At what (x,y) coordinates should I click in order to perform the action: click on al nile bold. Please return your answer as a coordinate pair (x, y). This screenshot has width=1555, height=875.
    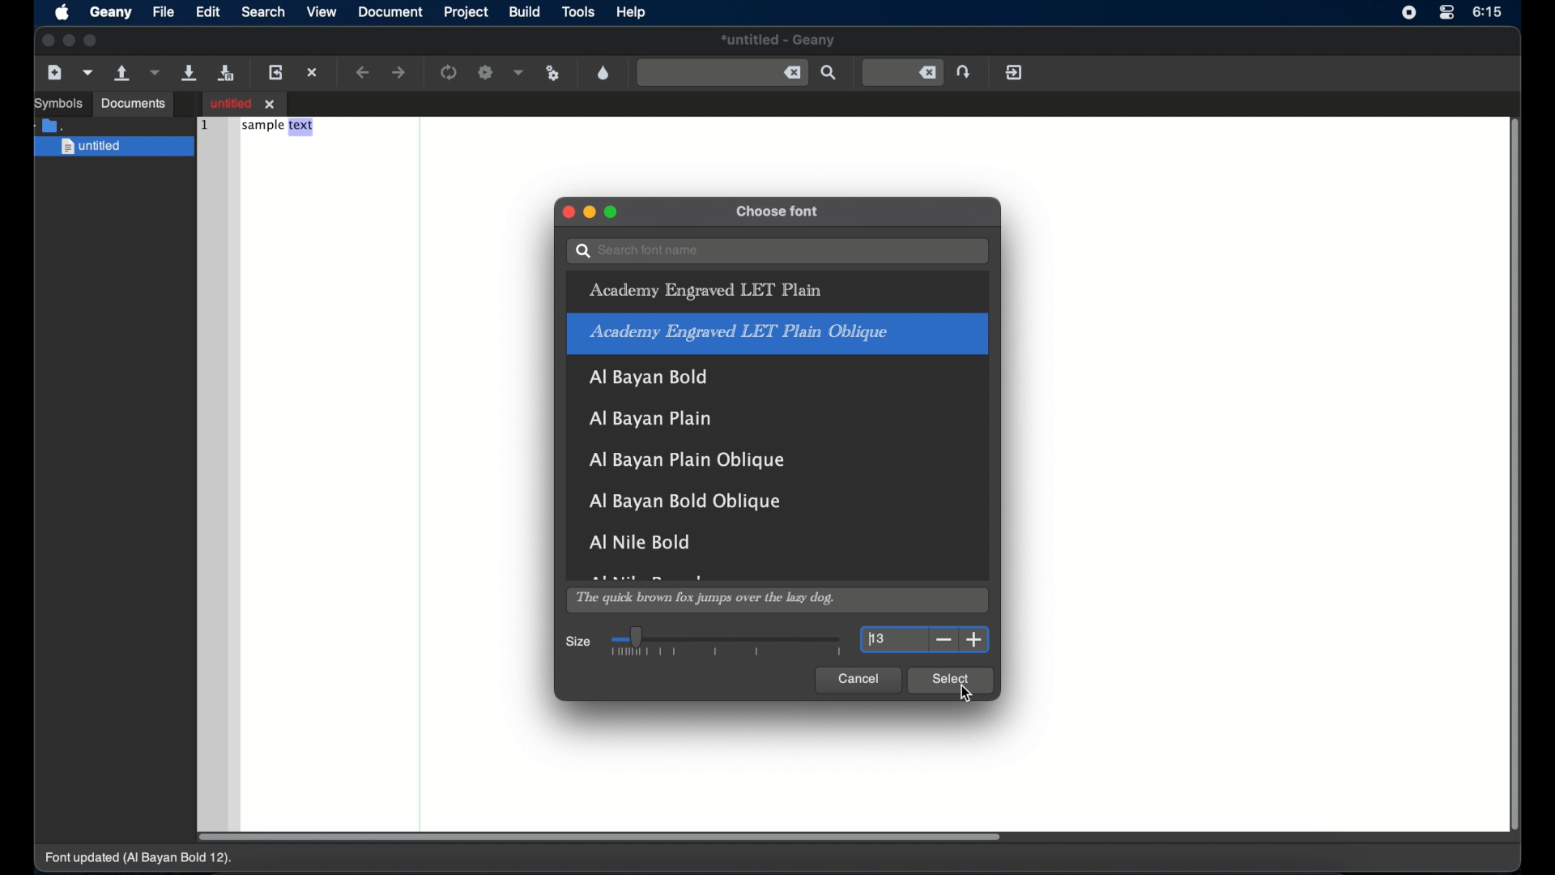
    Looking at the image, I should click on (641, 541).